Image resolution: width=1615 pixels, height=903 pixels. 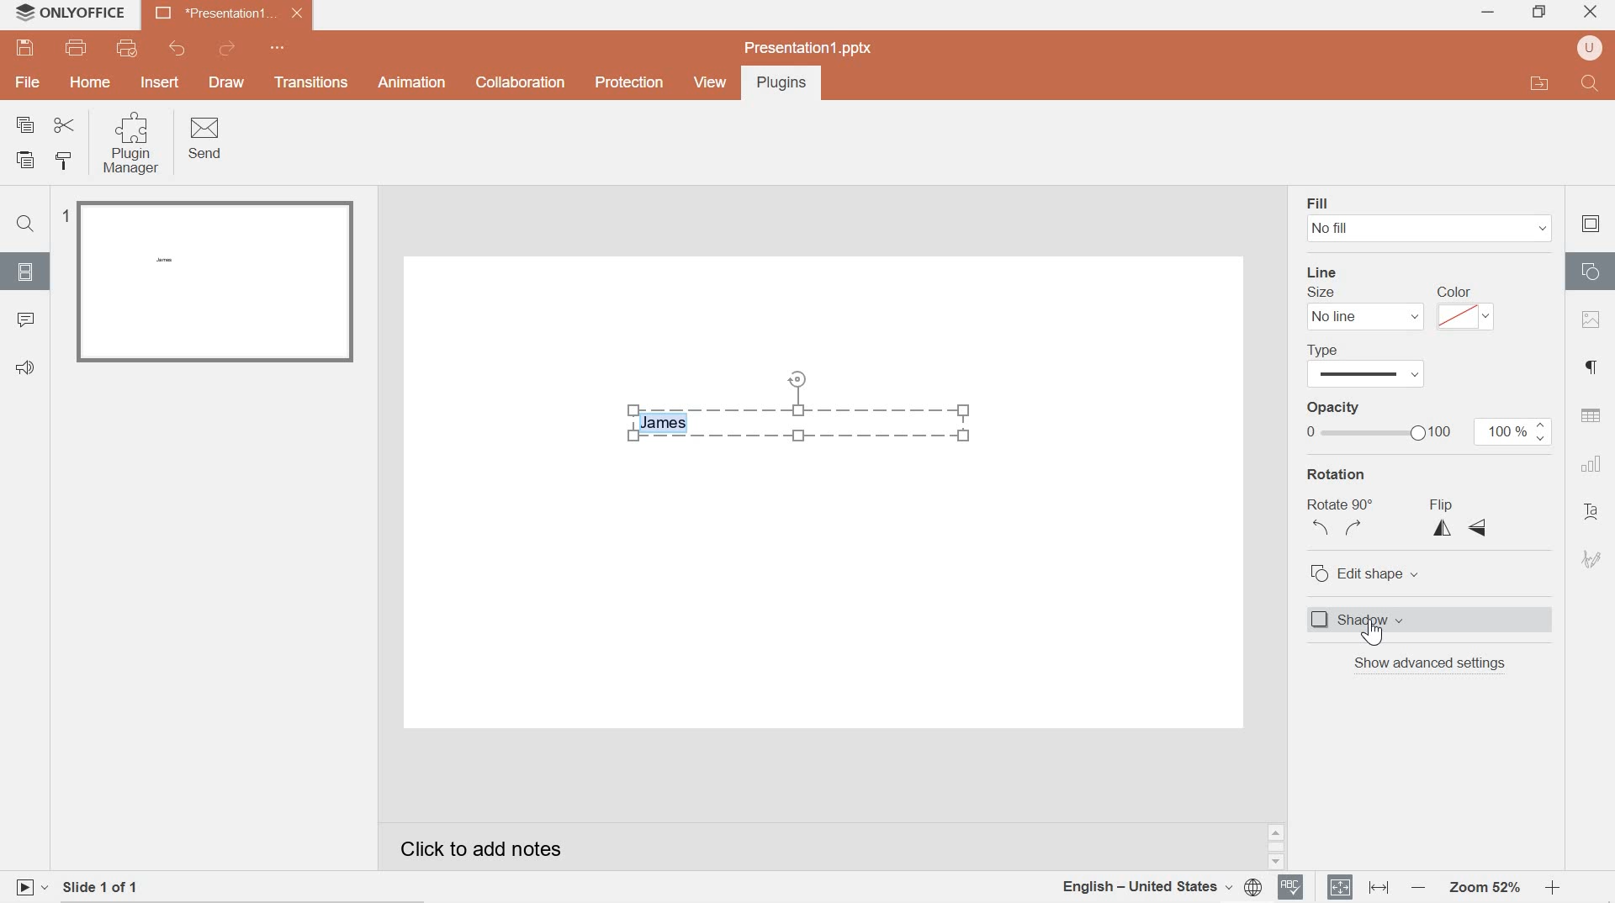 I want to click on DRAW, so click(x=230, y=84).